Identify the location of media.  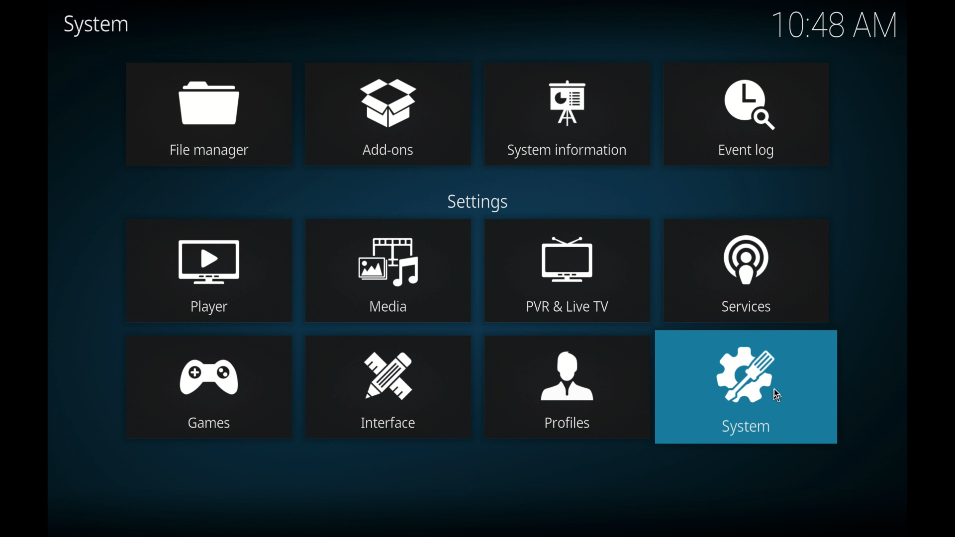
(388, 270).